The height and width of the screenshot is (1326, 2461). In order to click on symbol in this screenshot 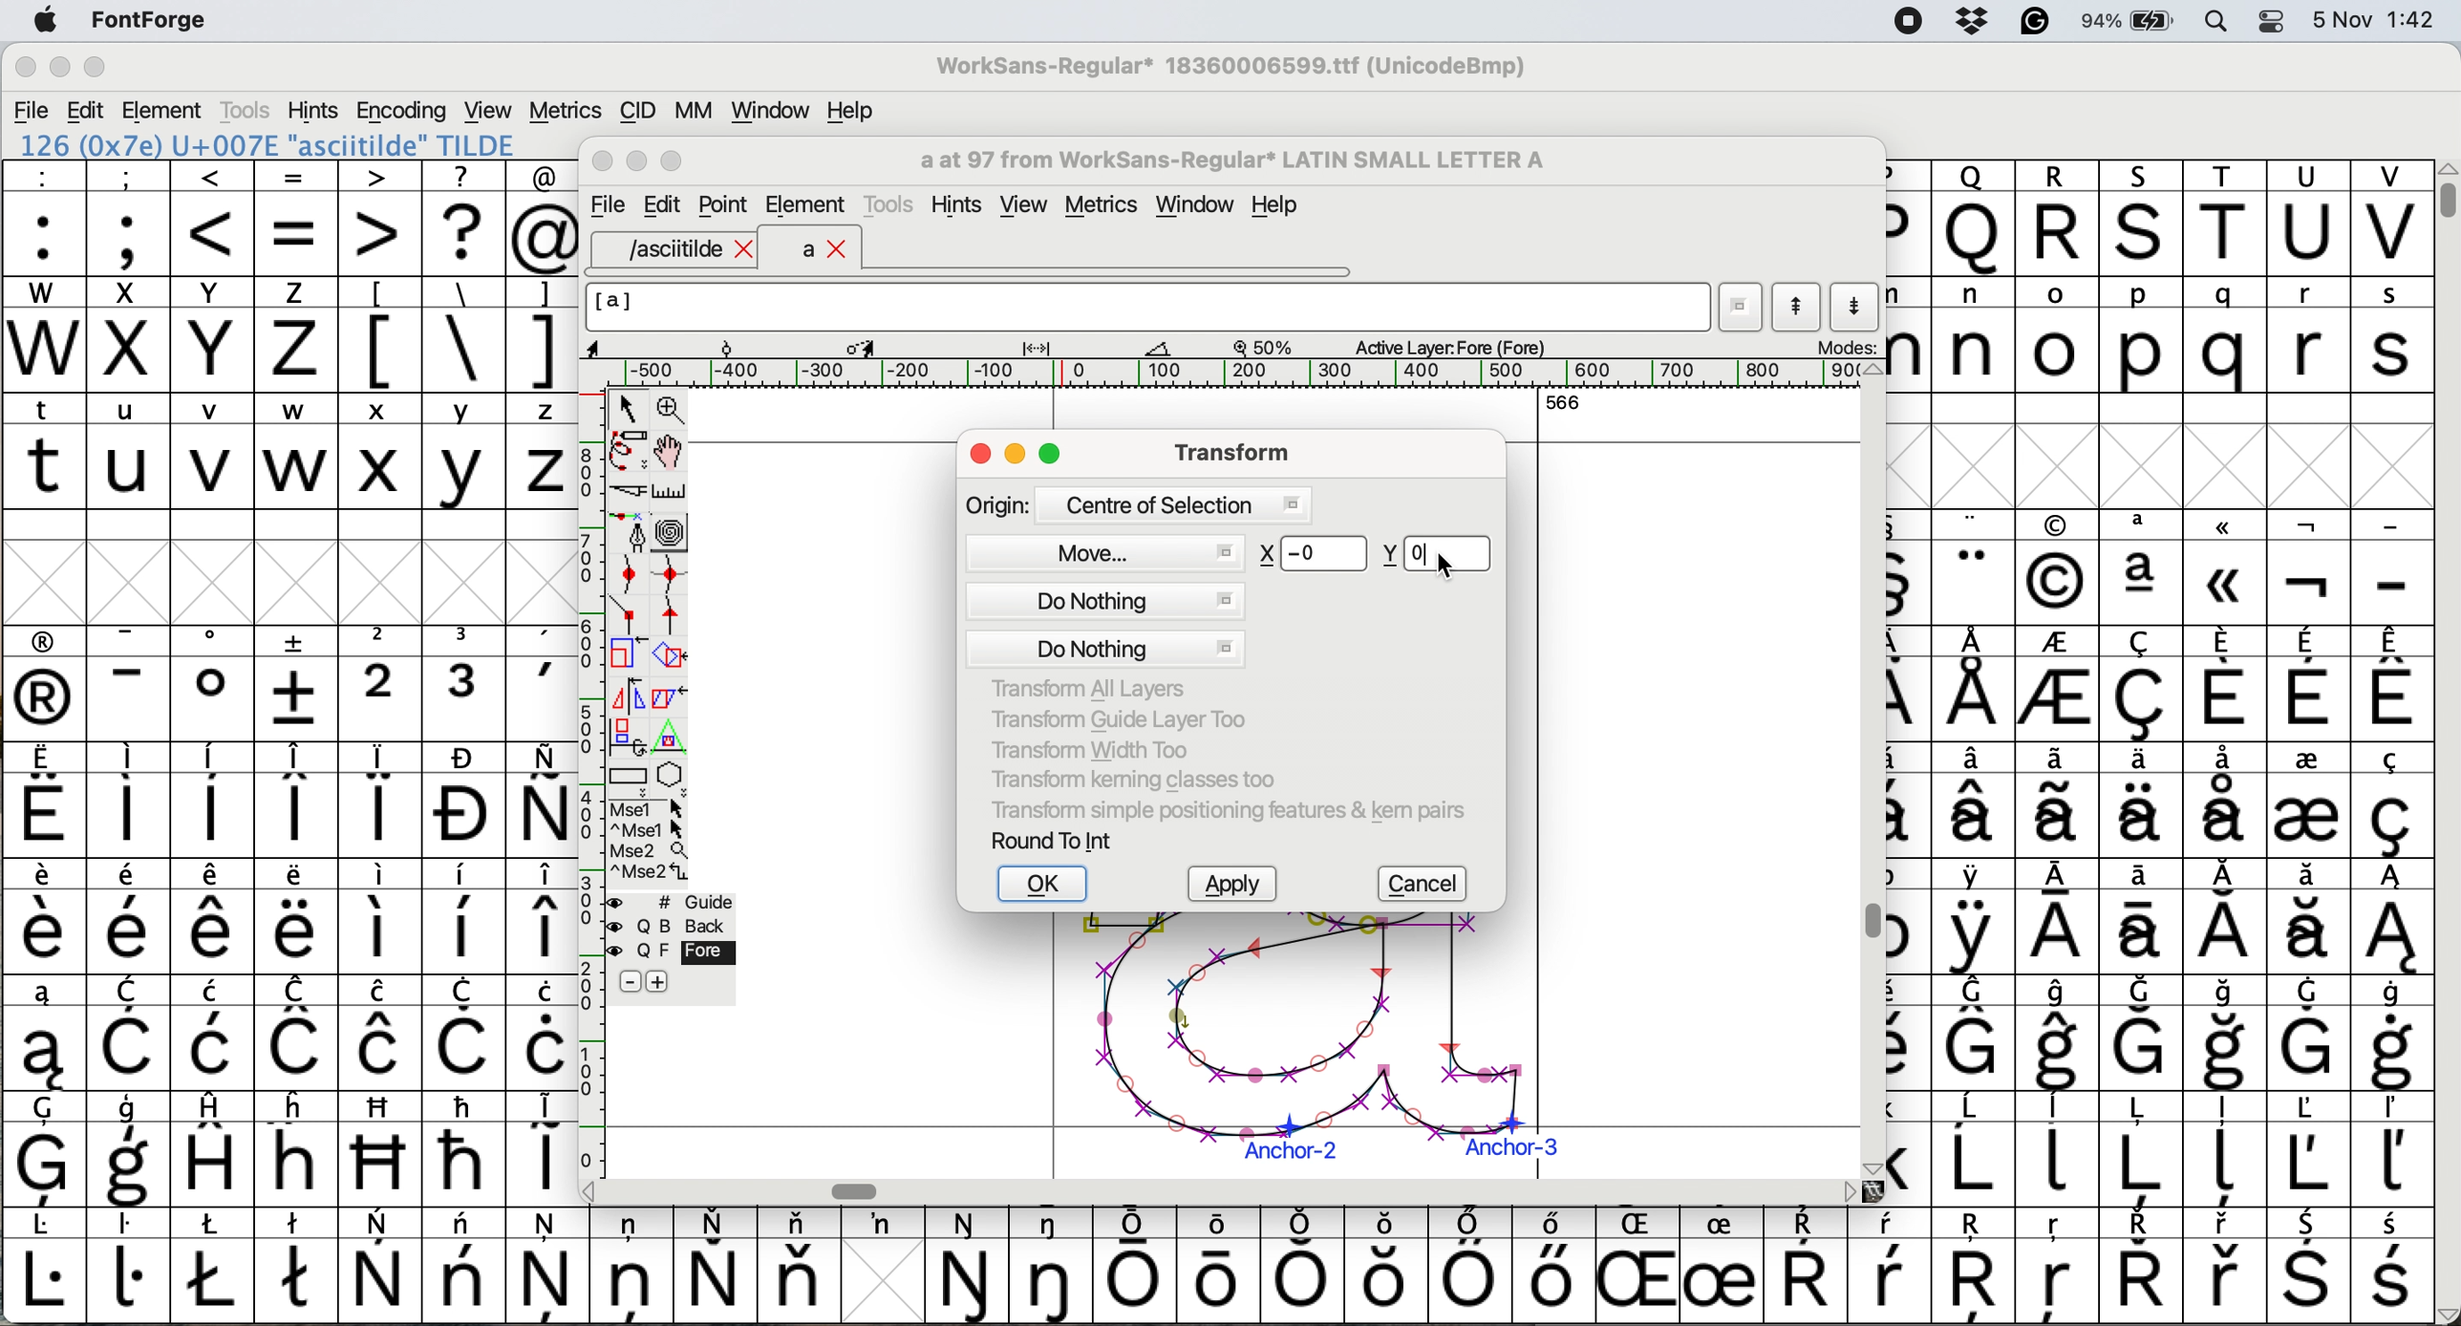, I will do `click(541, 800)`.